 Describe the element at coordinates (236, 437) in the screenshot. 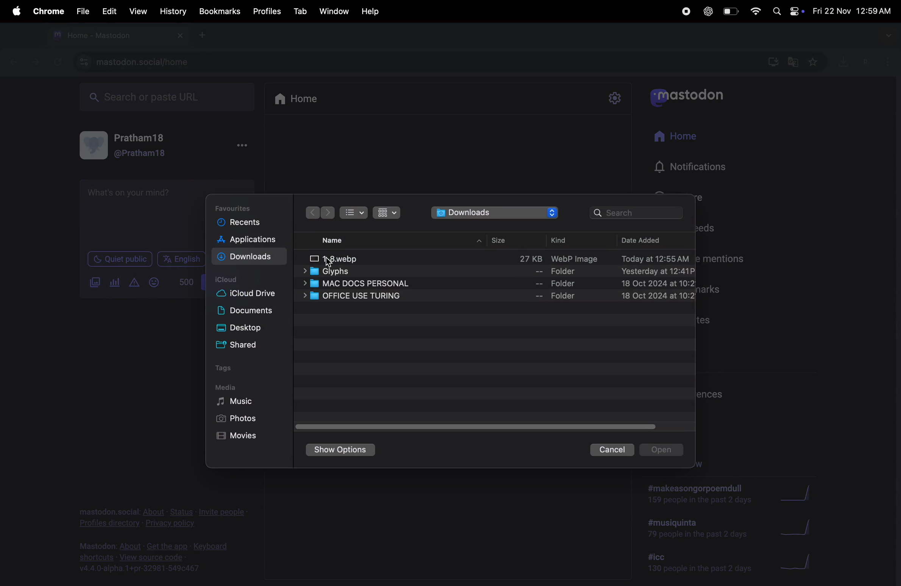

I see `movies` at that location.